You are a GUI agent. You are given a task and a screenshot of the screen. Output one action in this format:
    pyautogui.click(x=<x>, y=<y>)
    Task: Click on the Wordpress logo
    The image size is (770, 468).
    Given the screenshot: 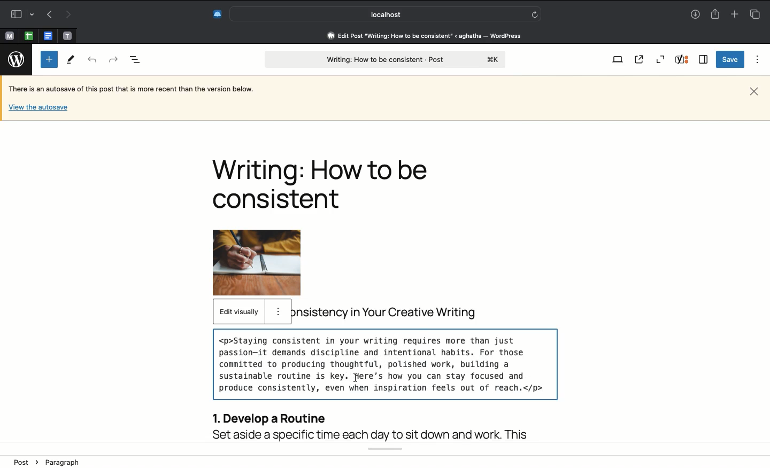 What is the action you would take?
    pyautogui.click(x=14, y=59)
    